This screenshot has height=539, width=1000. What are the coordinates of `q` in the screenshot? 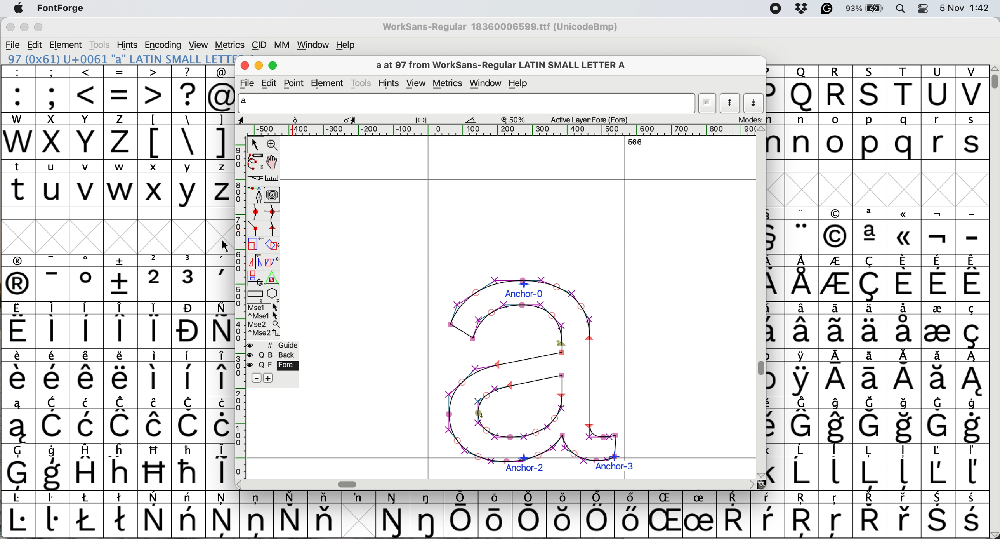 It's located at (906, 137).